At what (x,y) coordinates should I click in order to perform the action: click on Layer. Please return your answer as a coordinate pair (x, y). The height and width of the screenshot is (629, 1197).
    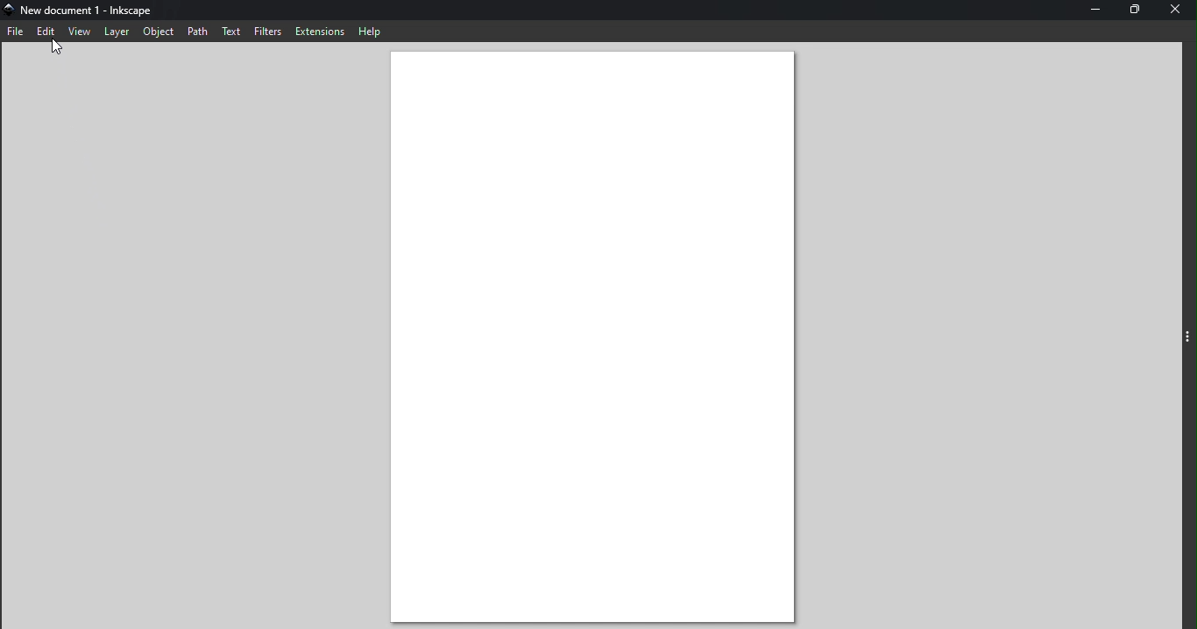
    Looking at the image, I should click on (115, 36).